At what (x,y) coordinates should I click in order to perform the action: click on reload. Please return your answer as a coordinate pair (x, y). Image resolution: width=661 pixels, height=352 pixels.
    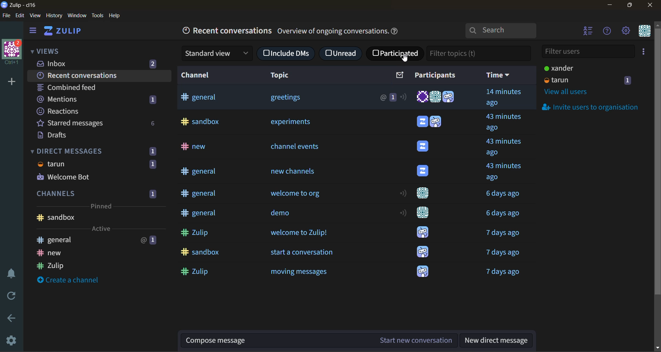
    Looking at the image, I should click on (11, 296).